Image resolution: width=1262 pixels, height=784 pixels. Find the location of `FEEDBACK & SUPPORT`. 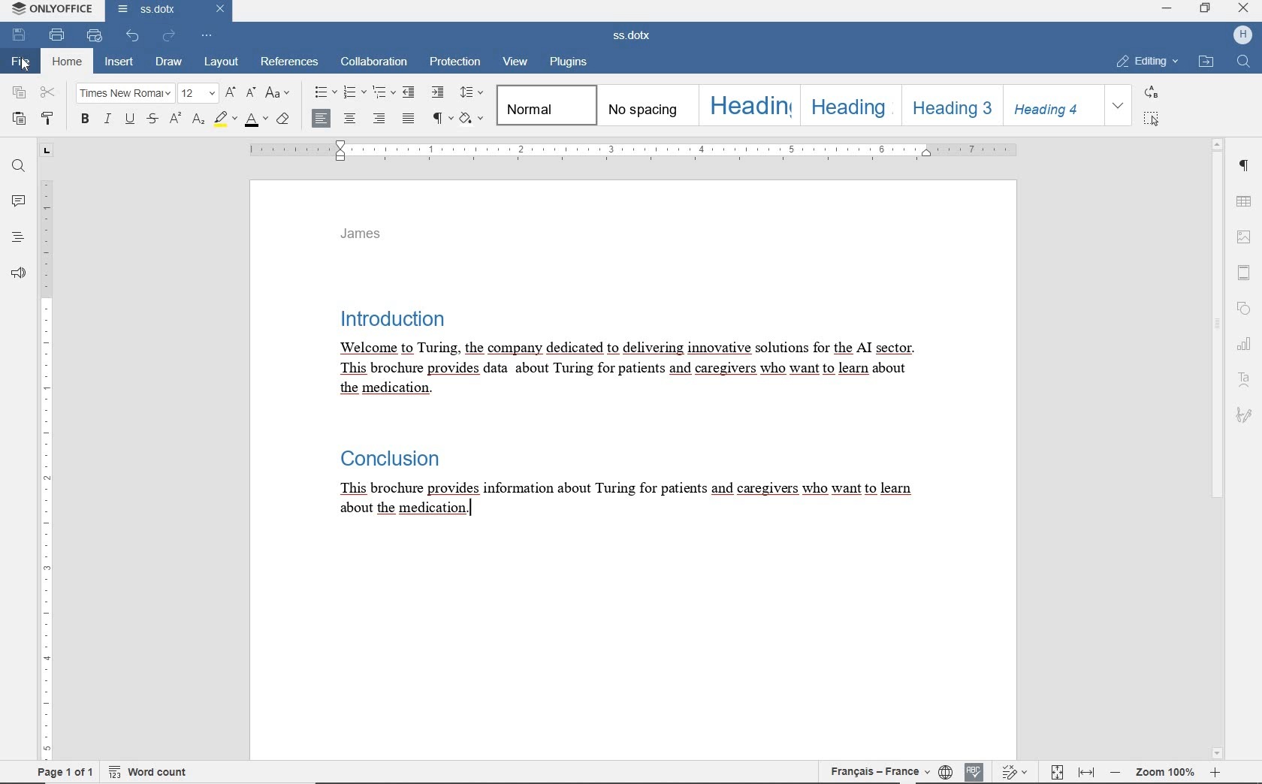

FEEDBACK & SUPPORT is located at coordinates (17, 274).